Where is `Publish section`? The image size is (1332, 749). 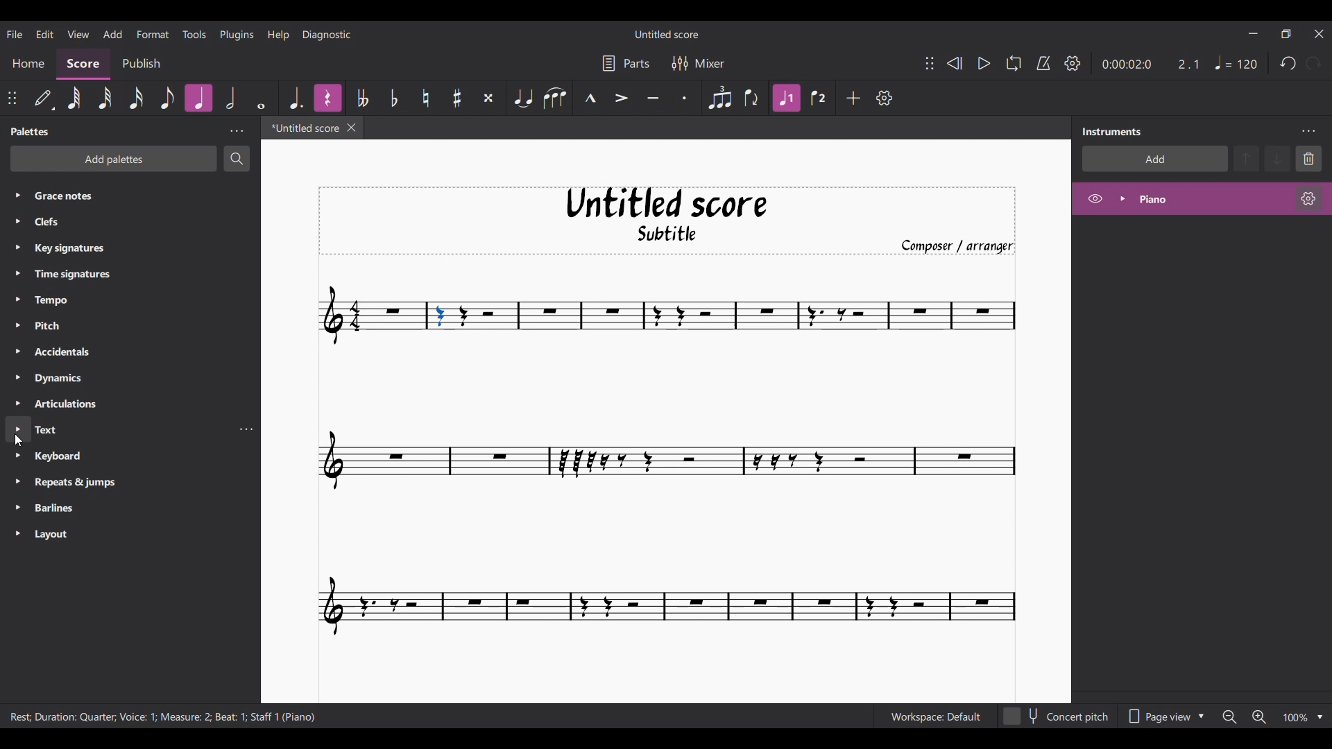
Publish section is located at coordinates (141, 64).